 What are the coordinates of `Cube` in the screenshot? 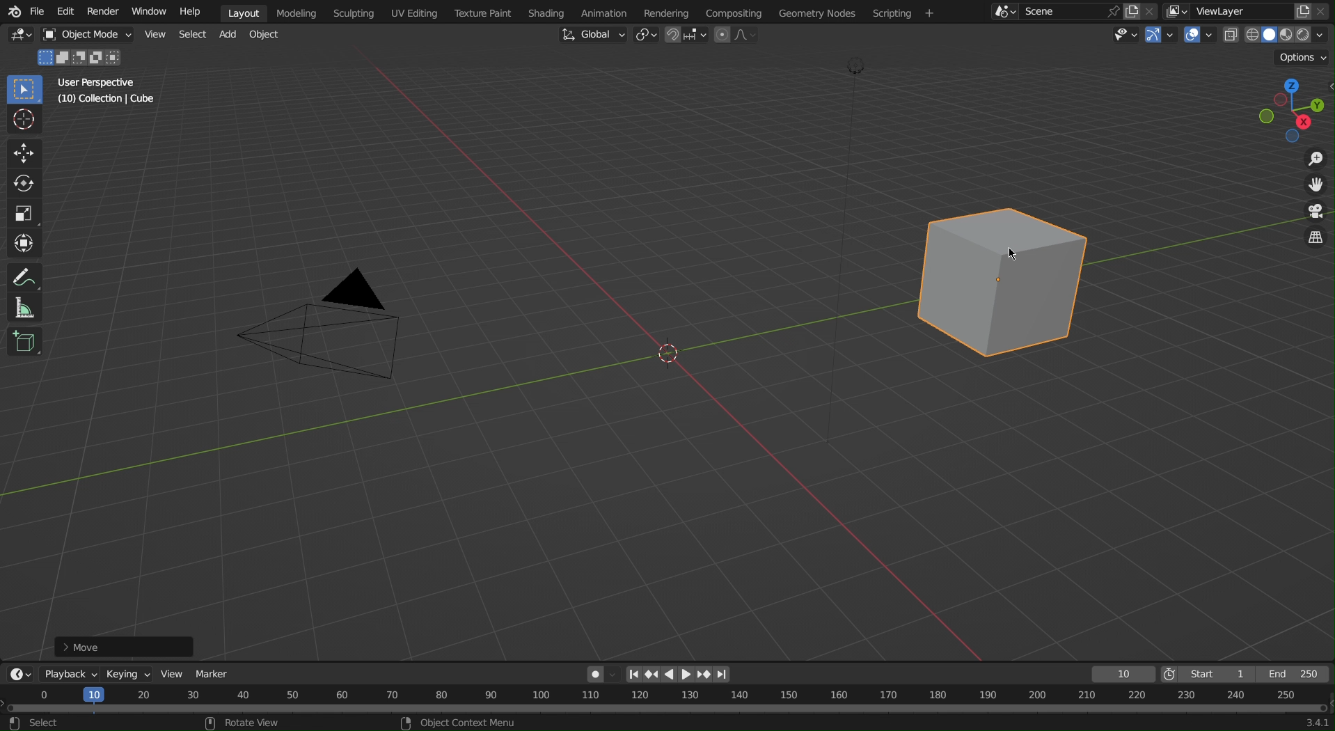 It's located at (24, 344).